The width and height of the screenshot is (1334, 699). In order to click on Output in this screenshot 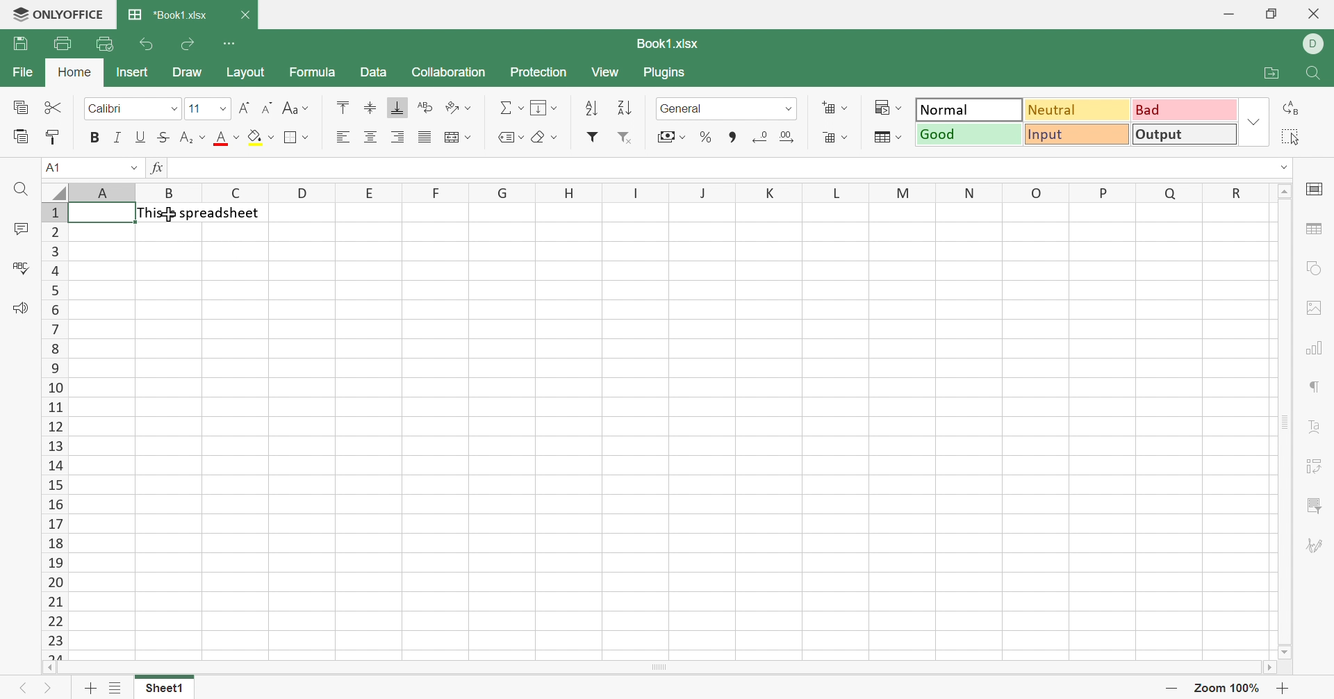, I will do `click(1186, 134)`.